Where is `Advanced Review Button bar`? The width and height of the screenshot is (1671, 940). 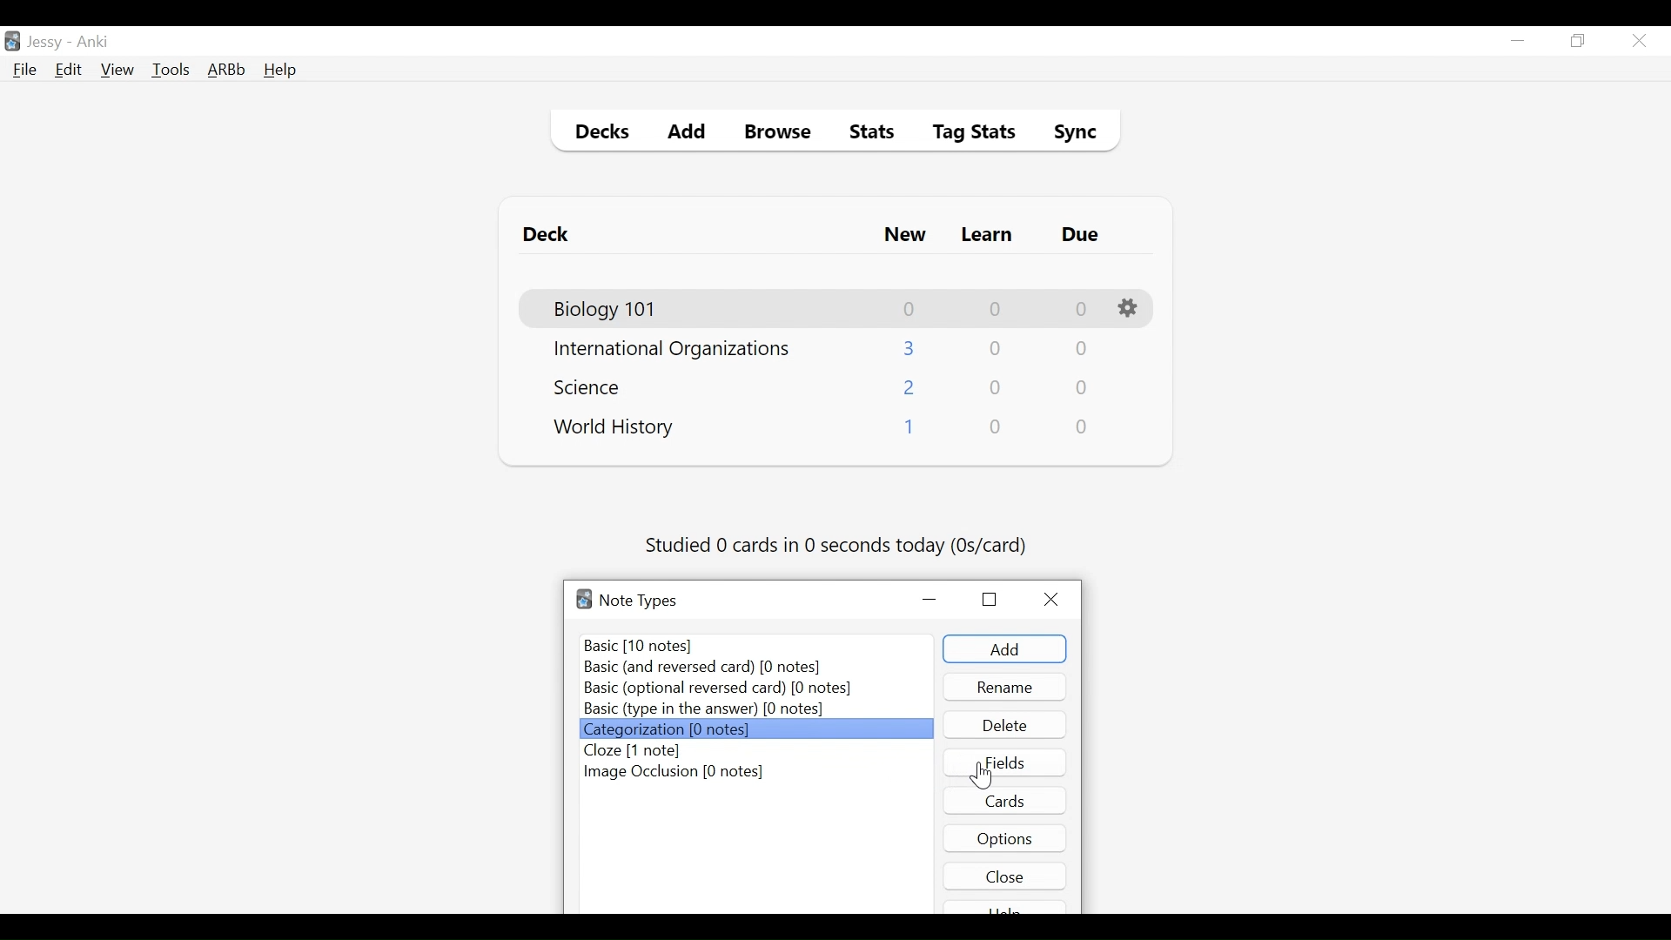 Advanced Review Button bar is located at coordinates (227, 70).